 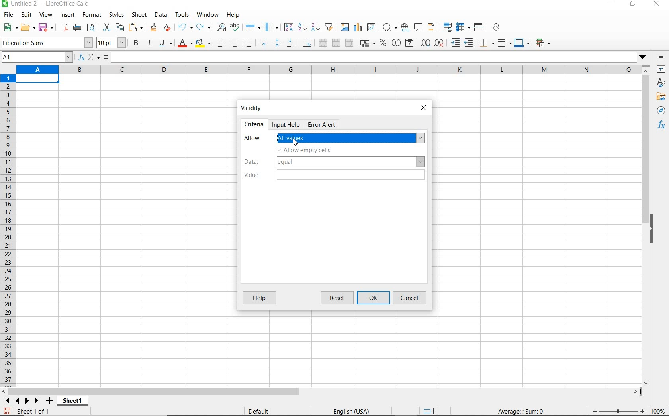 What do you see at coordinates (652, 230) in the screenshot?
I see `hide` at bounding box center [652, 230].